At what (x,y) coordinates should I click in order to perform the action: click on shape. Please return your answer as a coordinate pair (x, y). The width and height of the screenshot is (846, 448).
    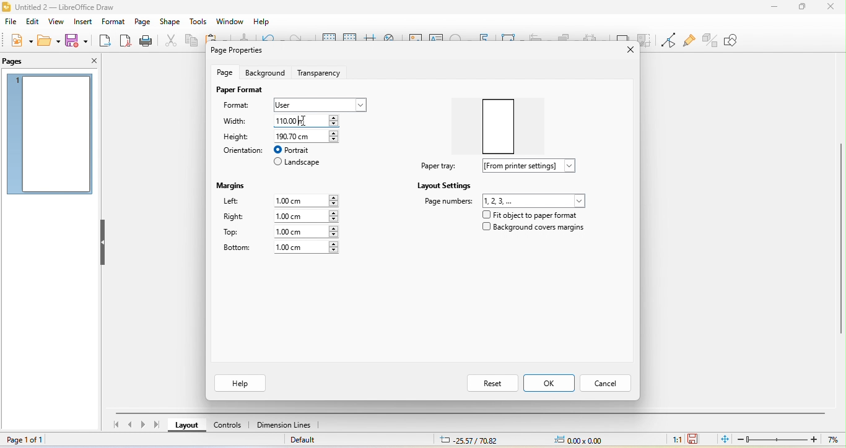
    Looking at the image, I should click on (170, 22).